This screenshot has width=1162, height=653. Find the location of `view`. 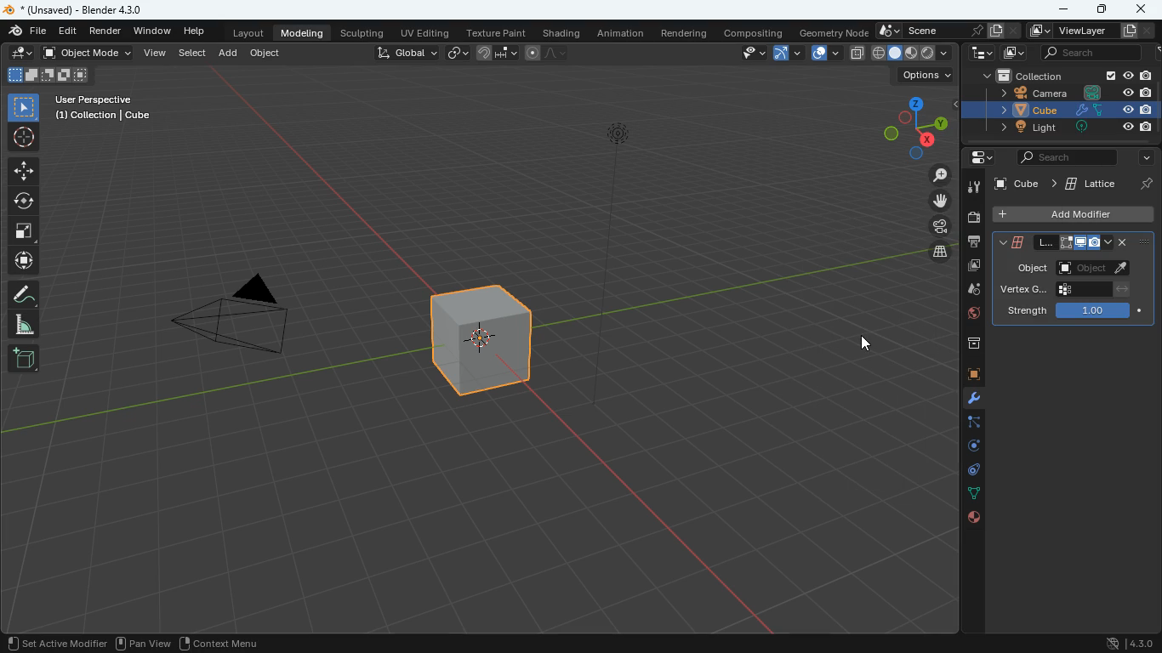

view is located at coordinates (153, 54).